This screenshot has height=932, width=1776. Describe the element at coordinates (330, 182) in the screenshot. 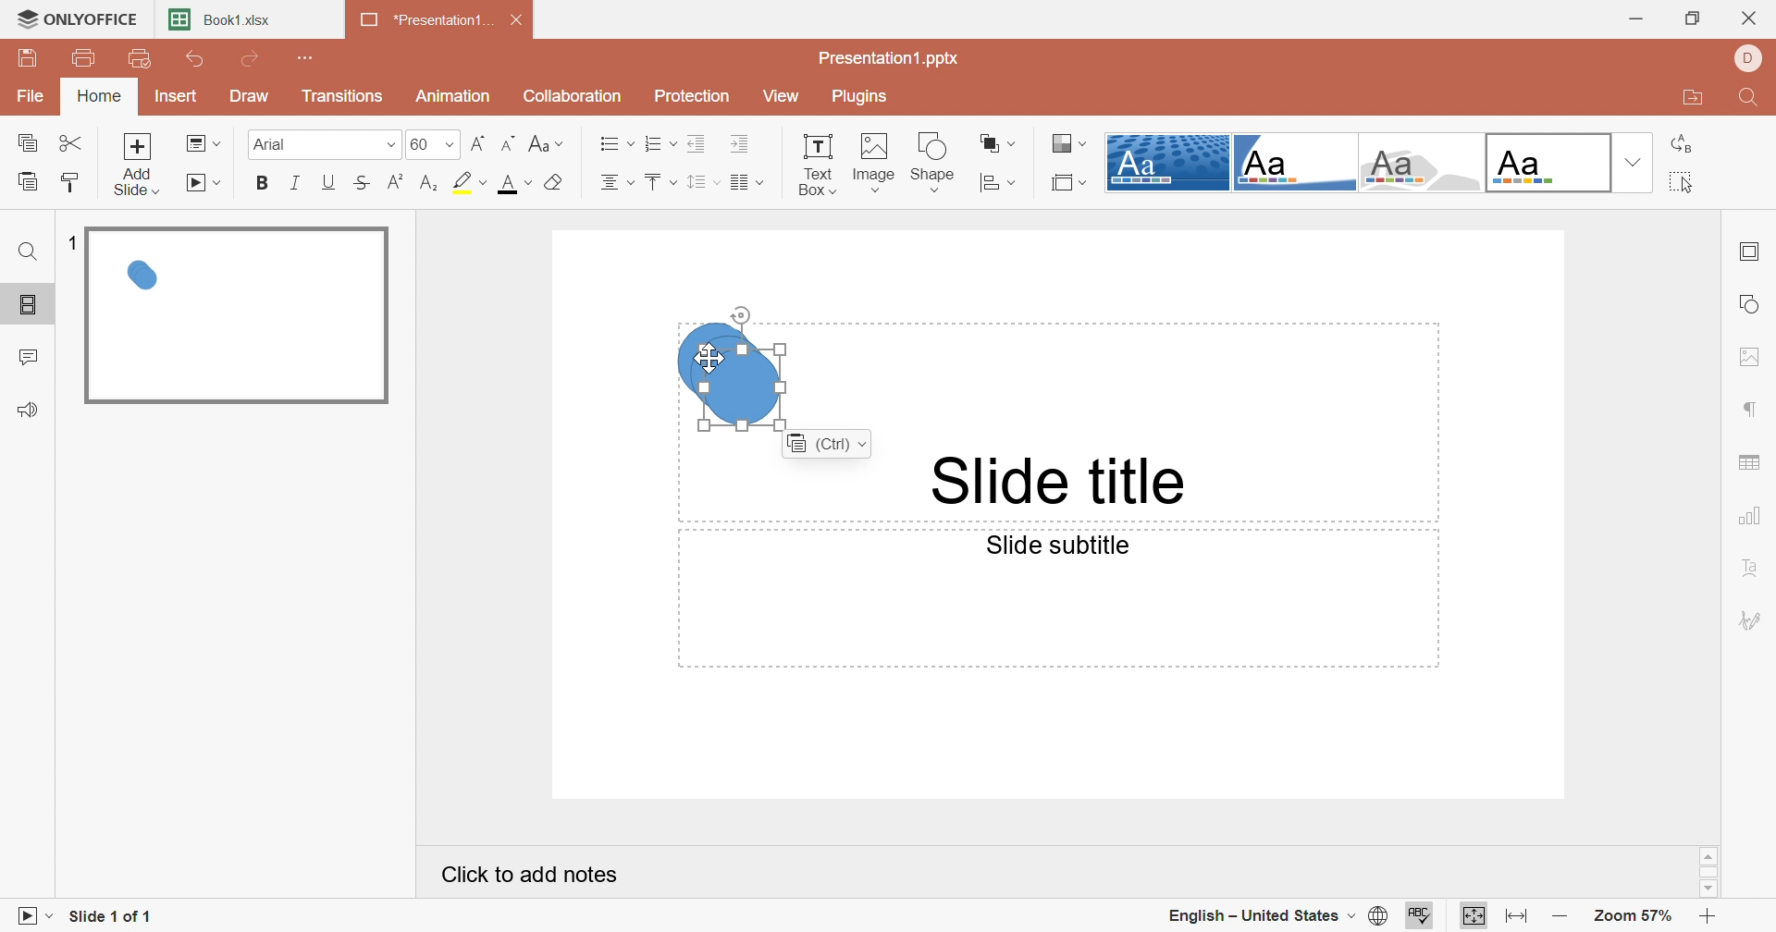

I see `Underline` at that location.